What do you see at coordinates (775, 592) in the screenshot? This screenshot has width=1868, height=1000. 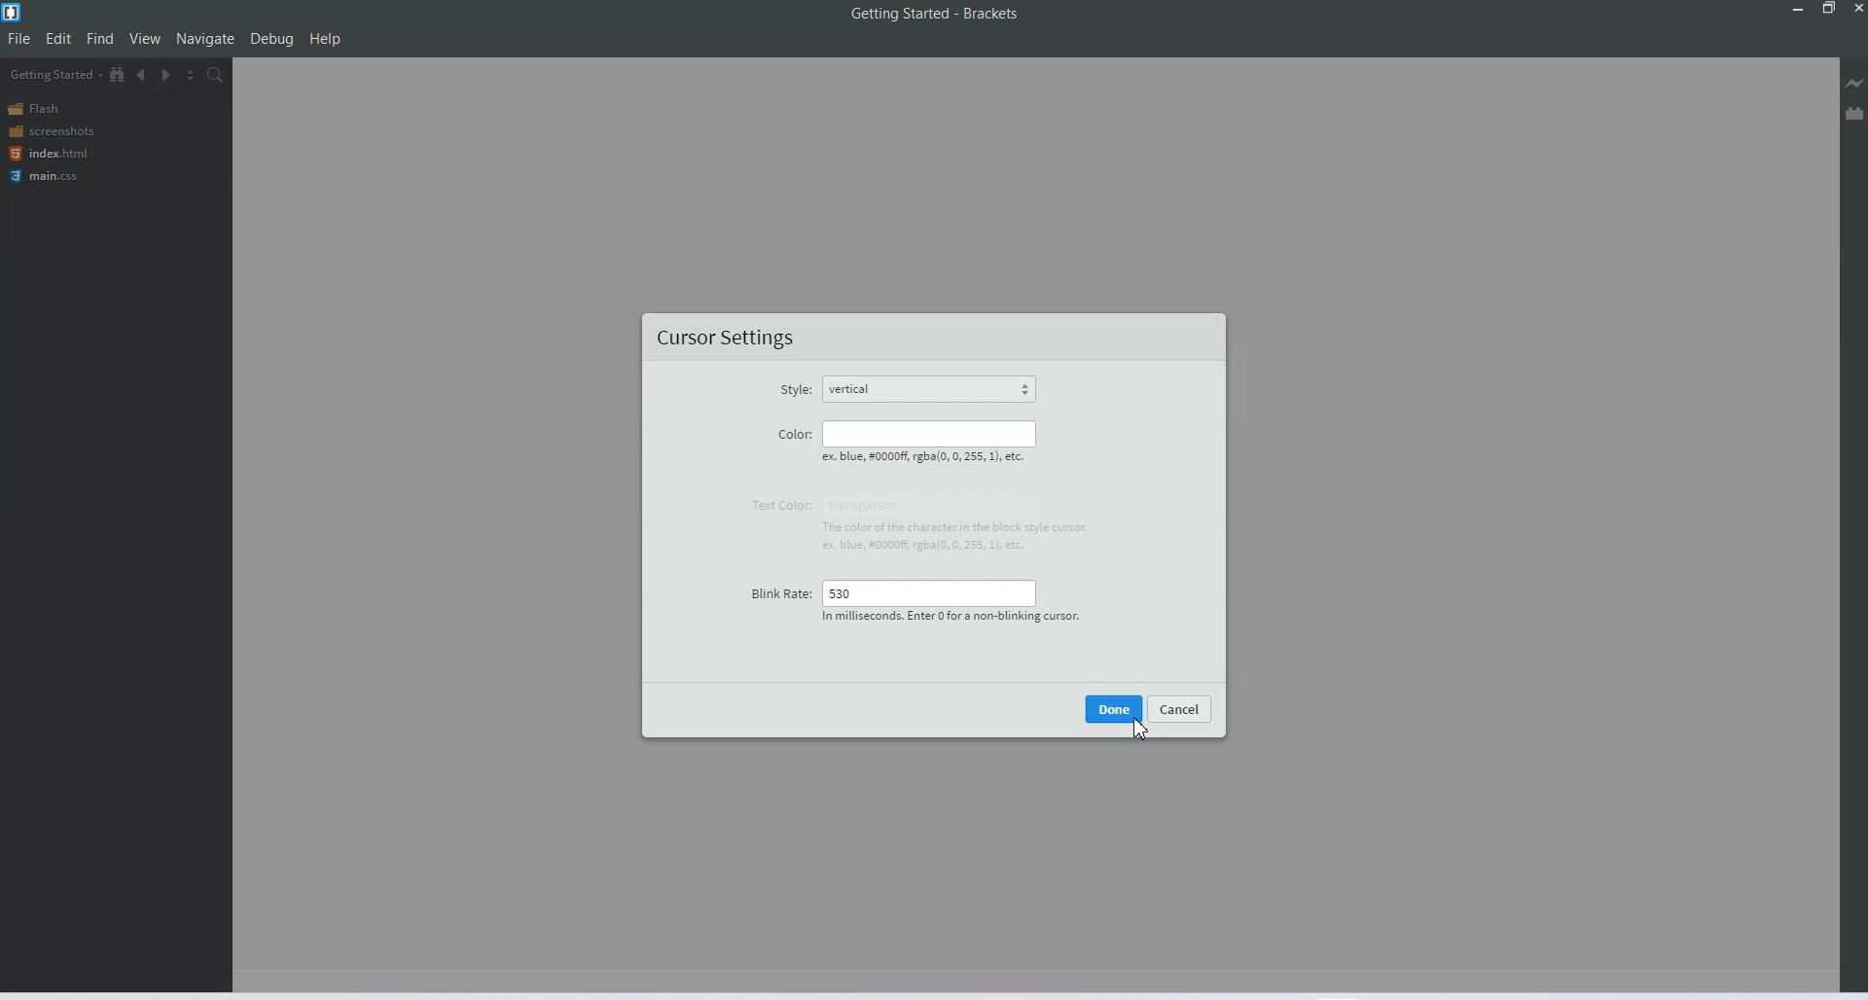 I see `blink rate` at bounding box center [775, 592].